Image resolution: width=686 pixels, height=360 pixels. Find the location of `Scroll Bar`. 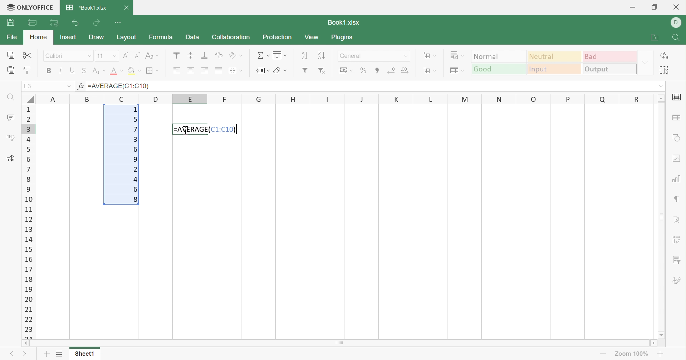

Scroll Bar is located at coordinates (340, 343).